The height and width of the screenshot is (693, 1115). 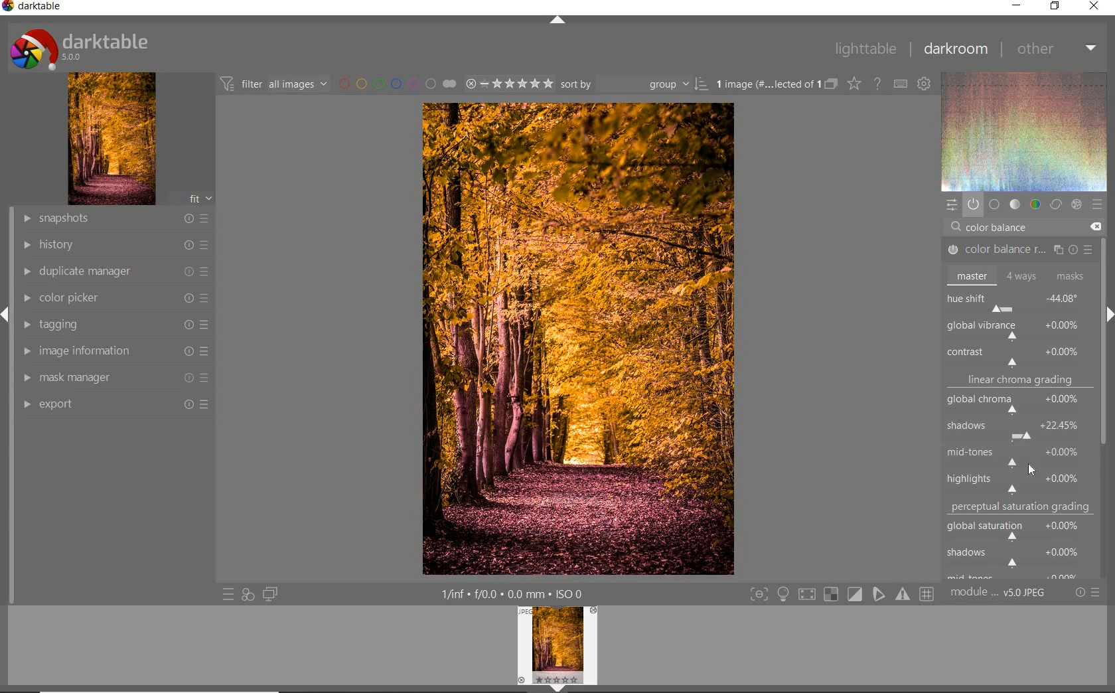 What do you see at coordinates (956, 48) in the screenshot?
I see `darkroom` at bounding box center [956, 48].